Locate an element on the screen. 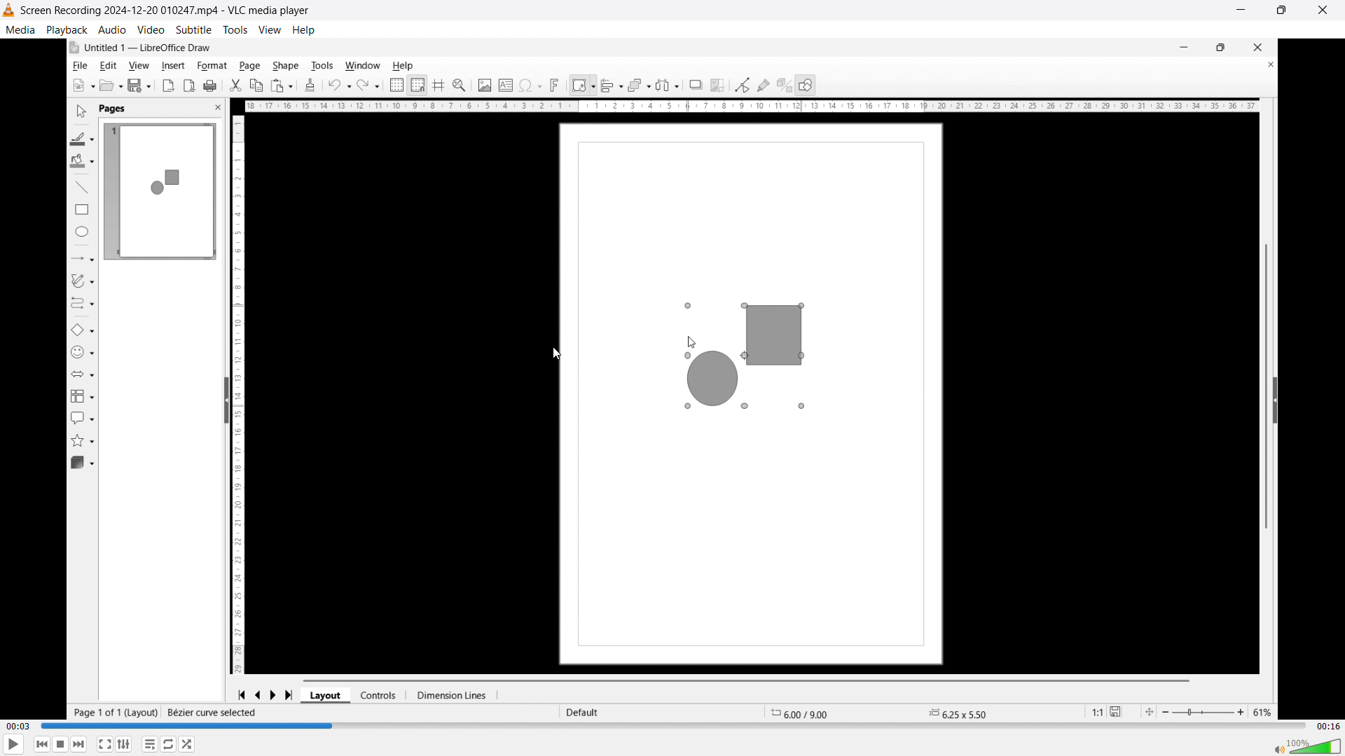  playback is located at coordinates (67, 29).